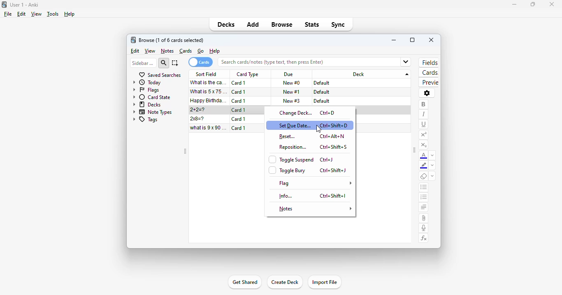 The width and height of the screenshot is (562, 295). I want to click on new #3, so click(292, 101).